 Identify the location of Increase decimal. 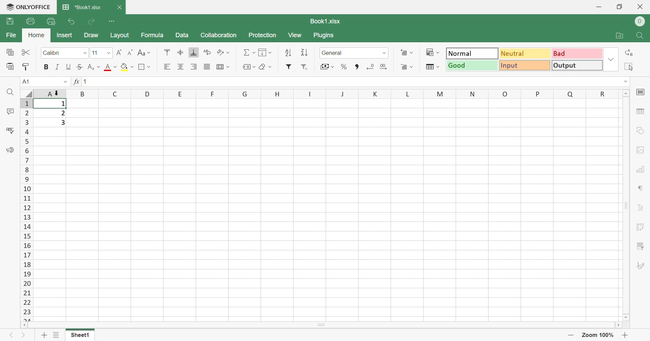
(383, 66).